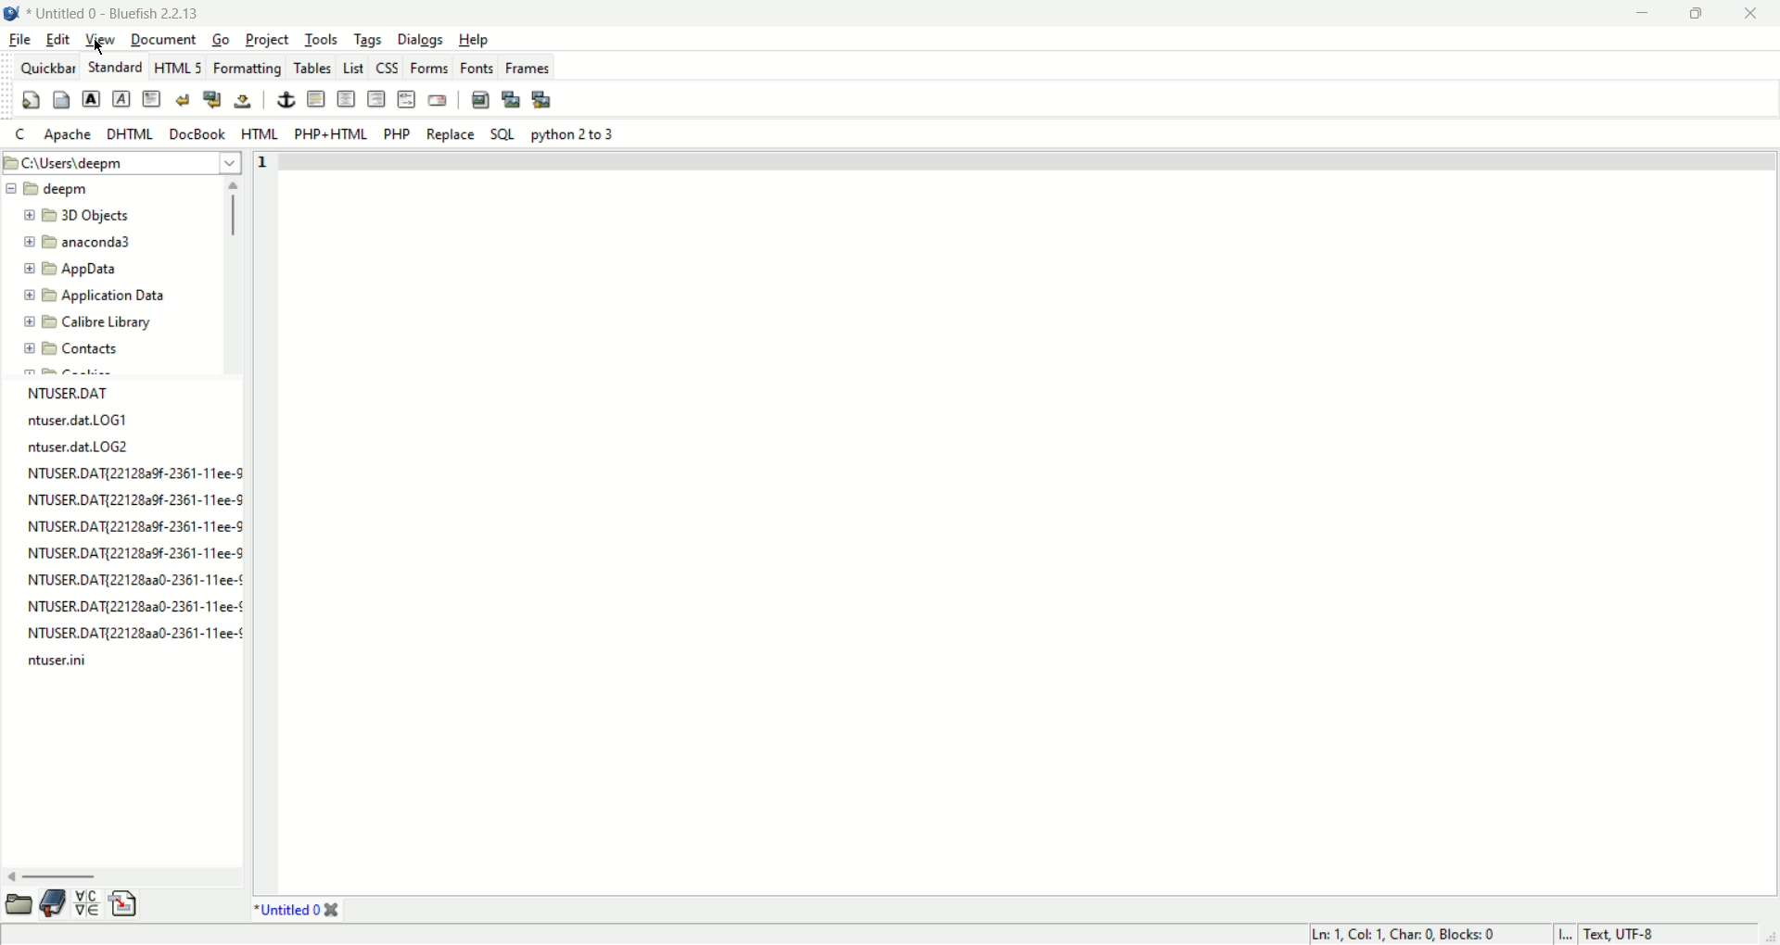  Describe the element at coordinates (99, 296) in the screenshot. I see `application` at that location.